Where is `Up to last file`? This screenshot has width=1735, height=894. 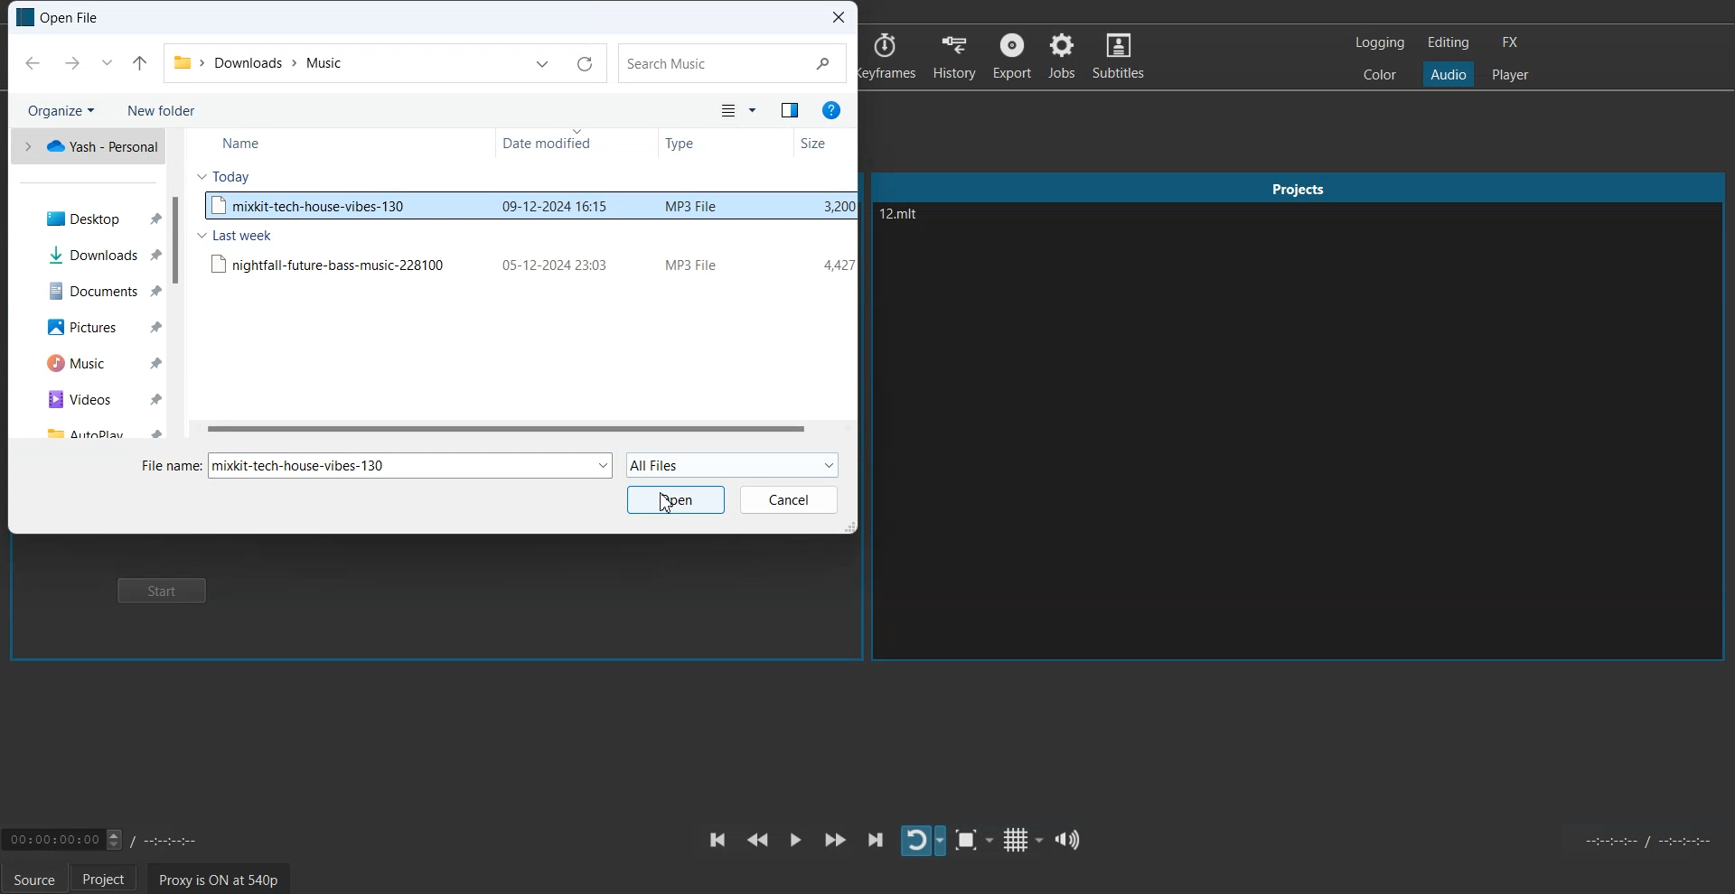
Up to last file is located at coordinates (140, 63).